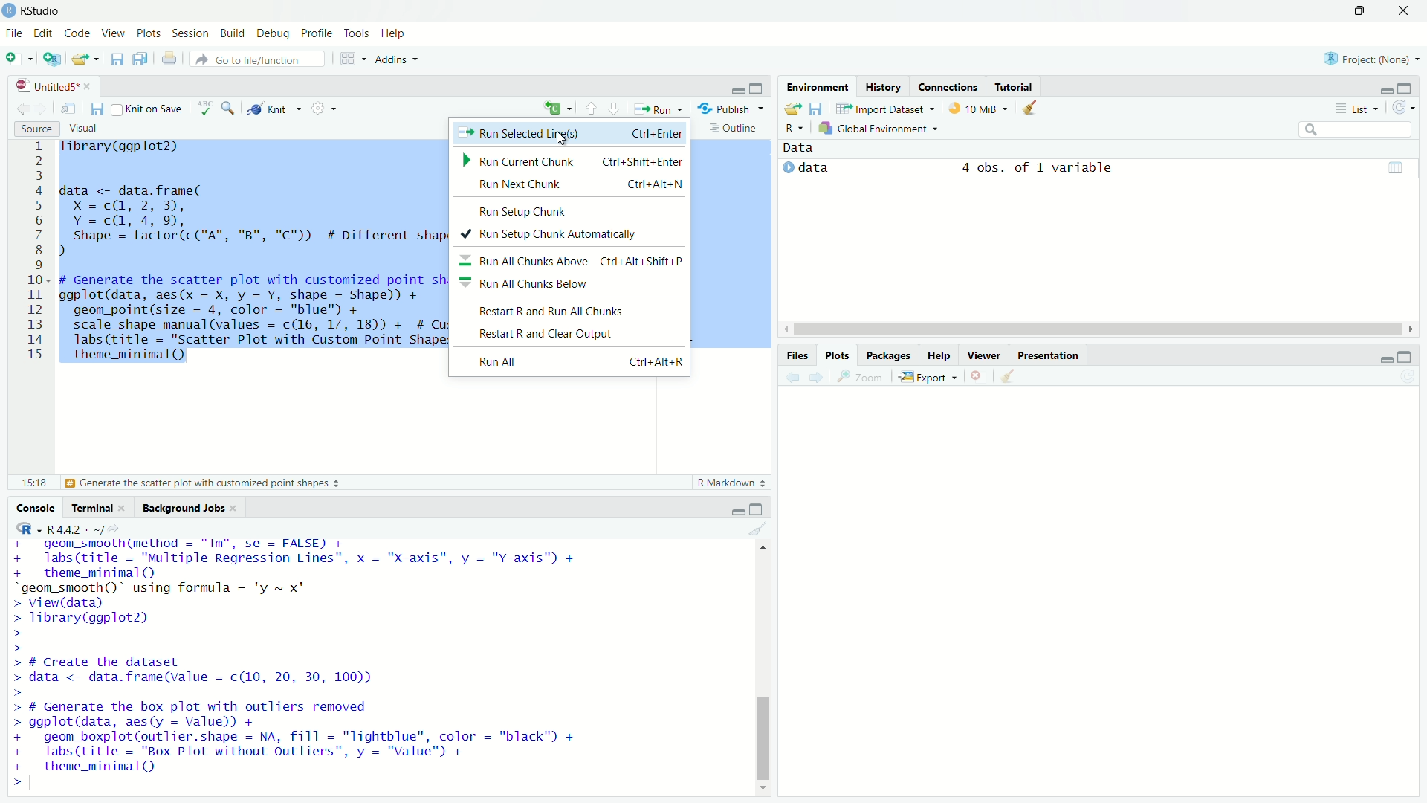  I want to click on Save current document, so click(117, 59).